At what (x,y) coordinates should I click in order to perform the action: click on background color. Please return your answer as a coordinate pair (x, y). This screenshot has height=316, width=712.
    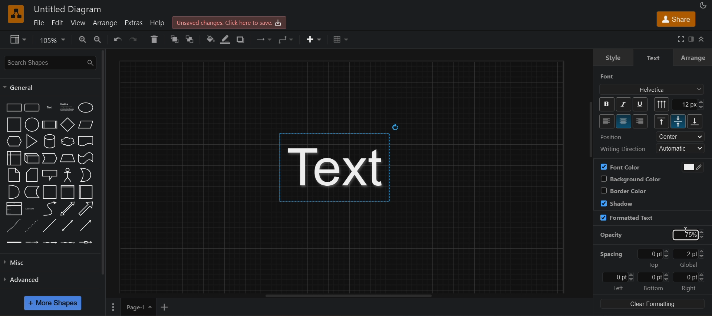
    Looking at the image, I should click on (629, 179).